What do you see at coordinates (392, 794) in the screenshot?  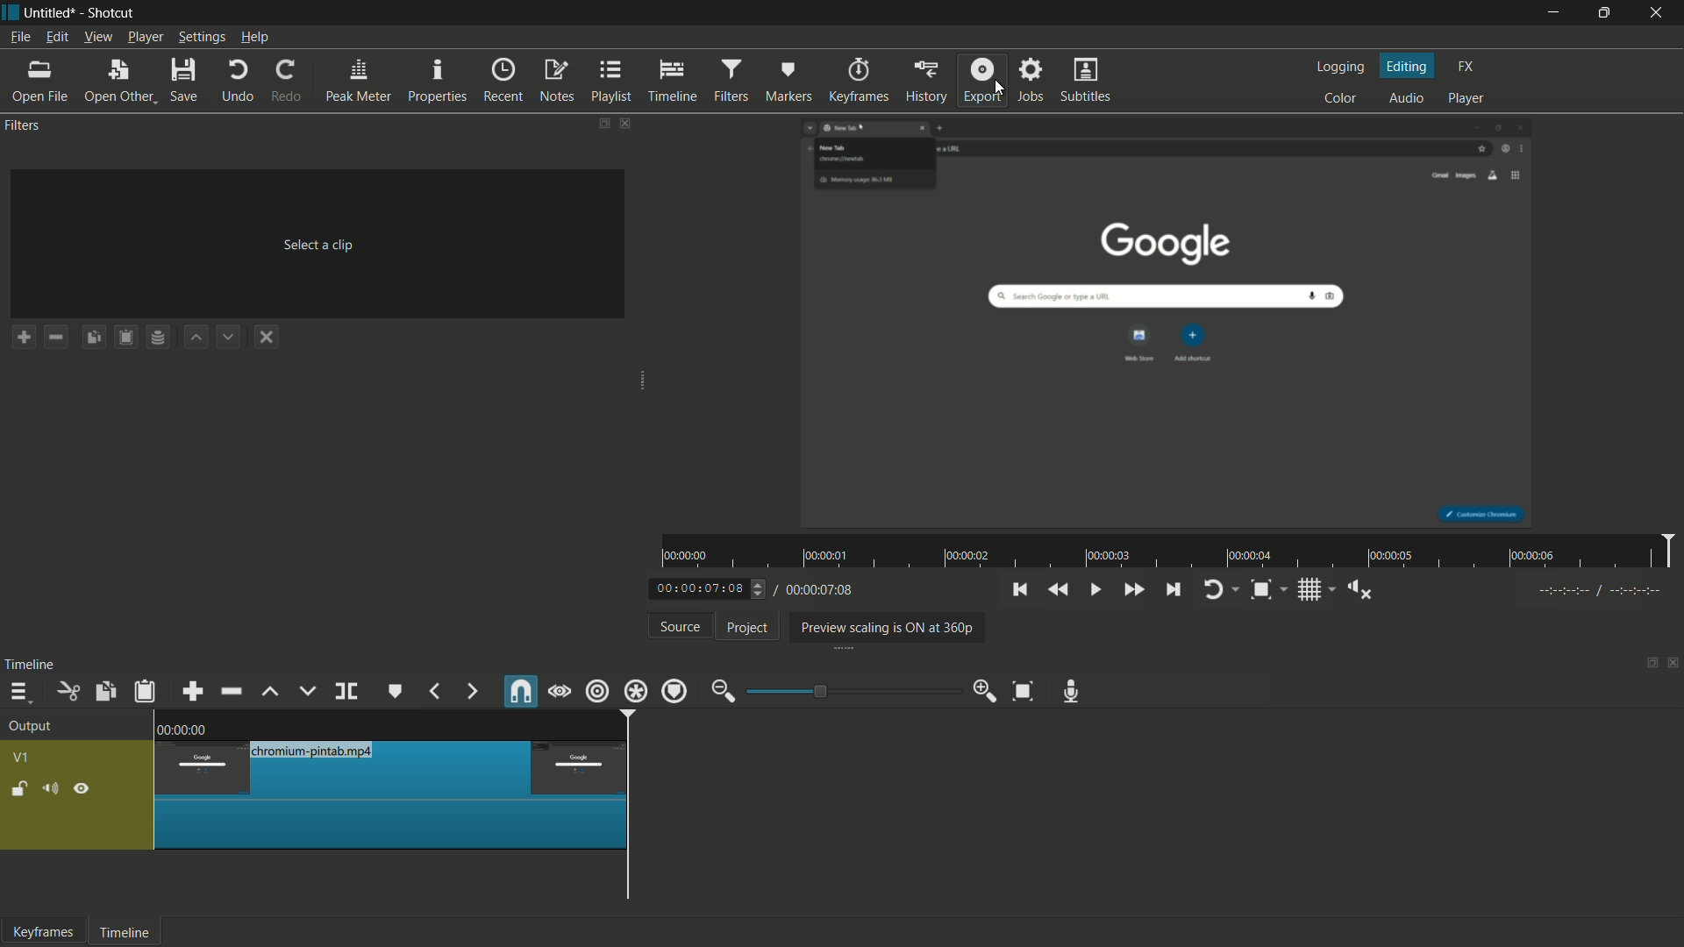 I see `only this segment is left now` at bounding box center [392, 794].